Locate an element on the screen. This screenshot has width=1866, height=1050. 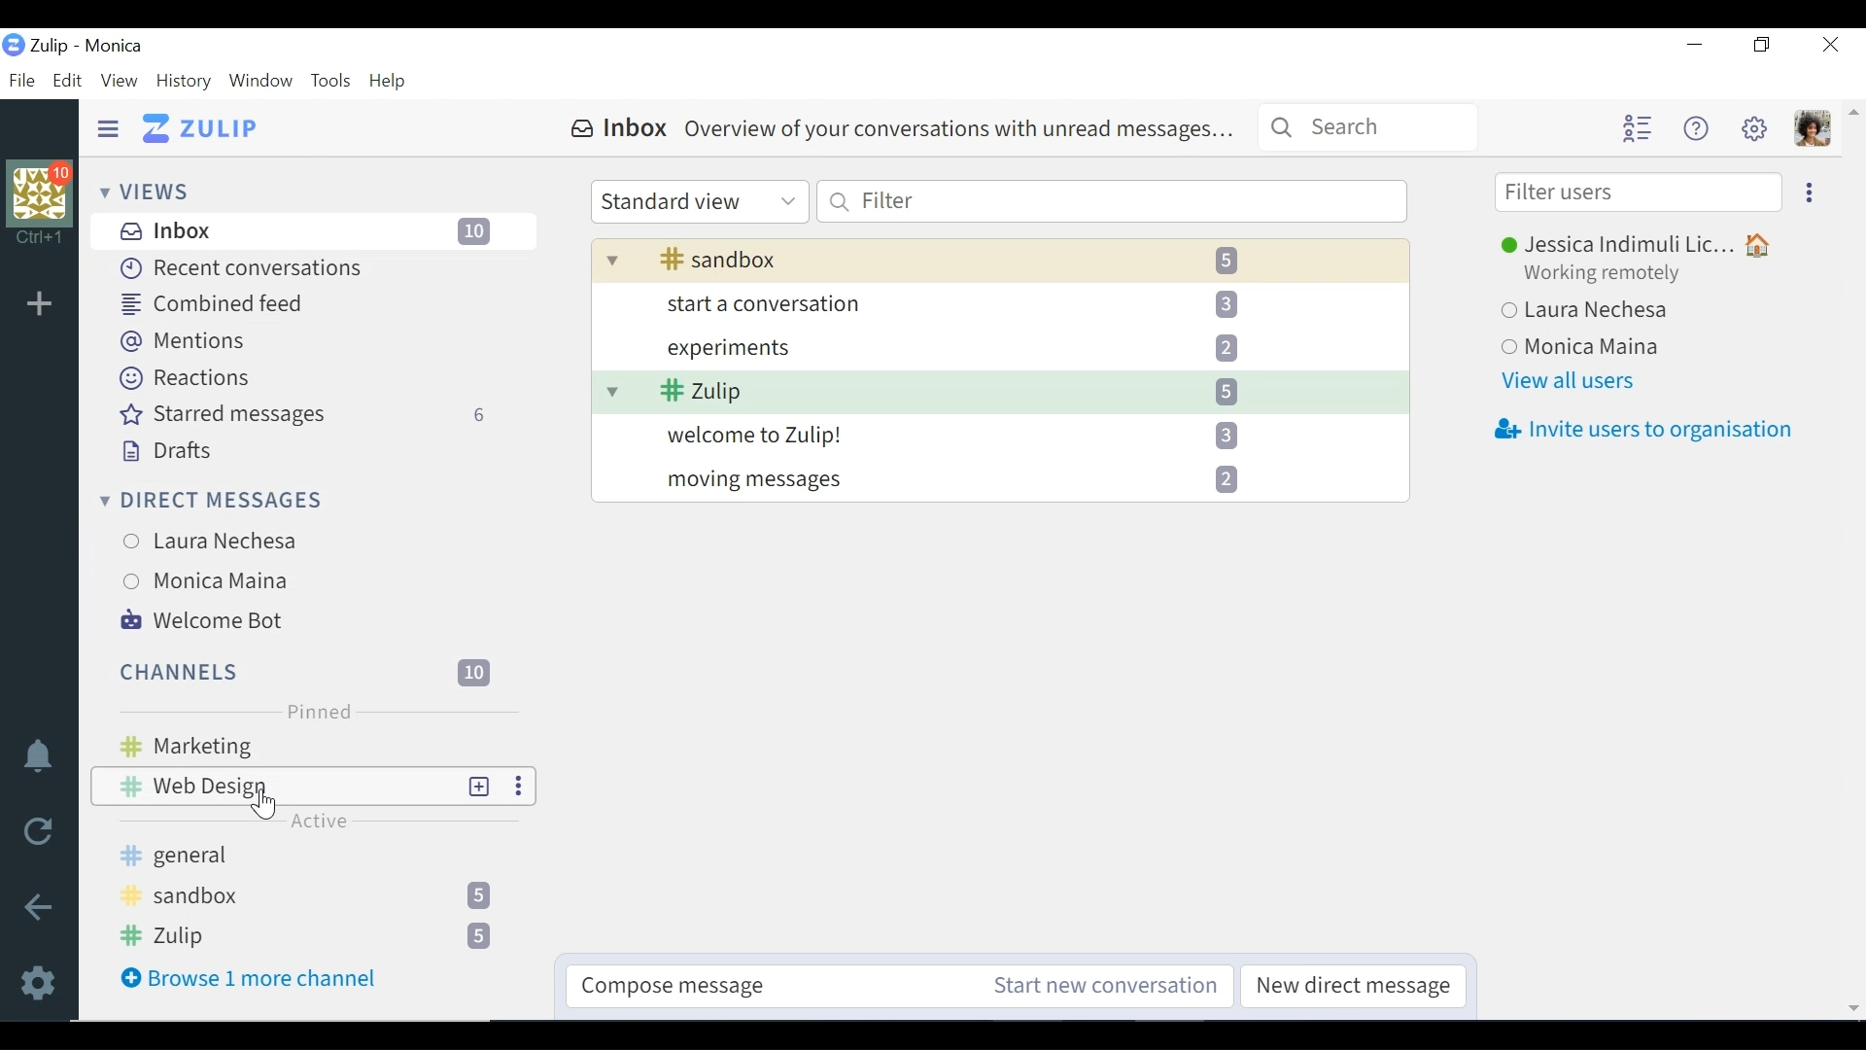
marketing Channel is located at coordinates (323, 748).